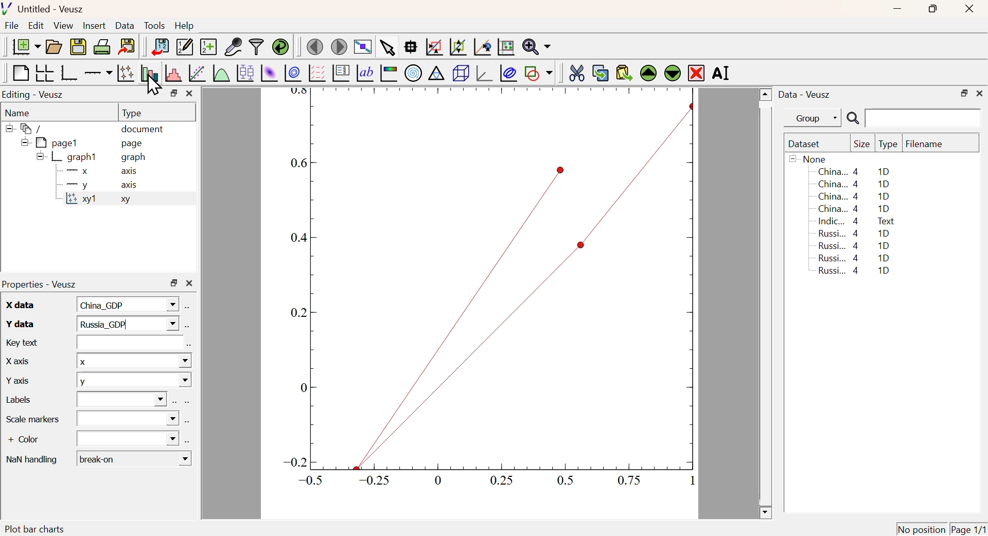 The width and height of the screenshot is (988, 536). What do you see at coordinates (134, 382) in the screenshot?
I see `Y` at bounding box center [134, 382].